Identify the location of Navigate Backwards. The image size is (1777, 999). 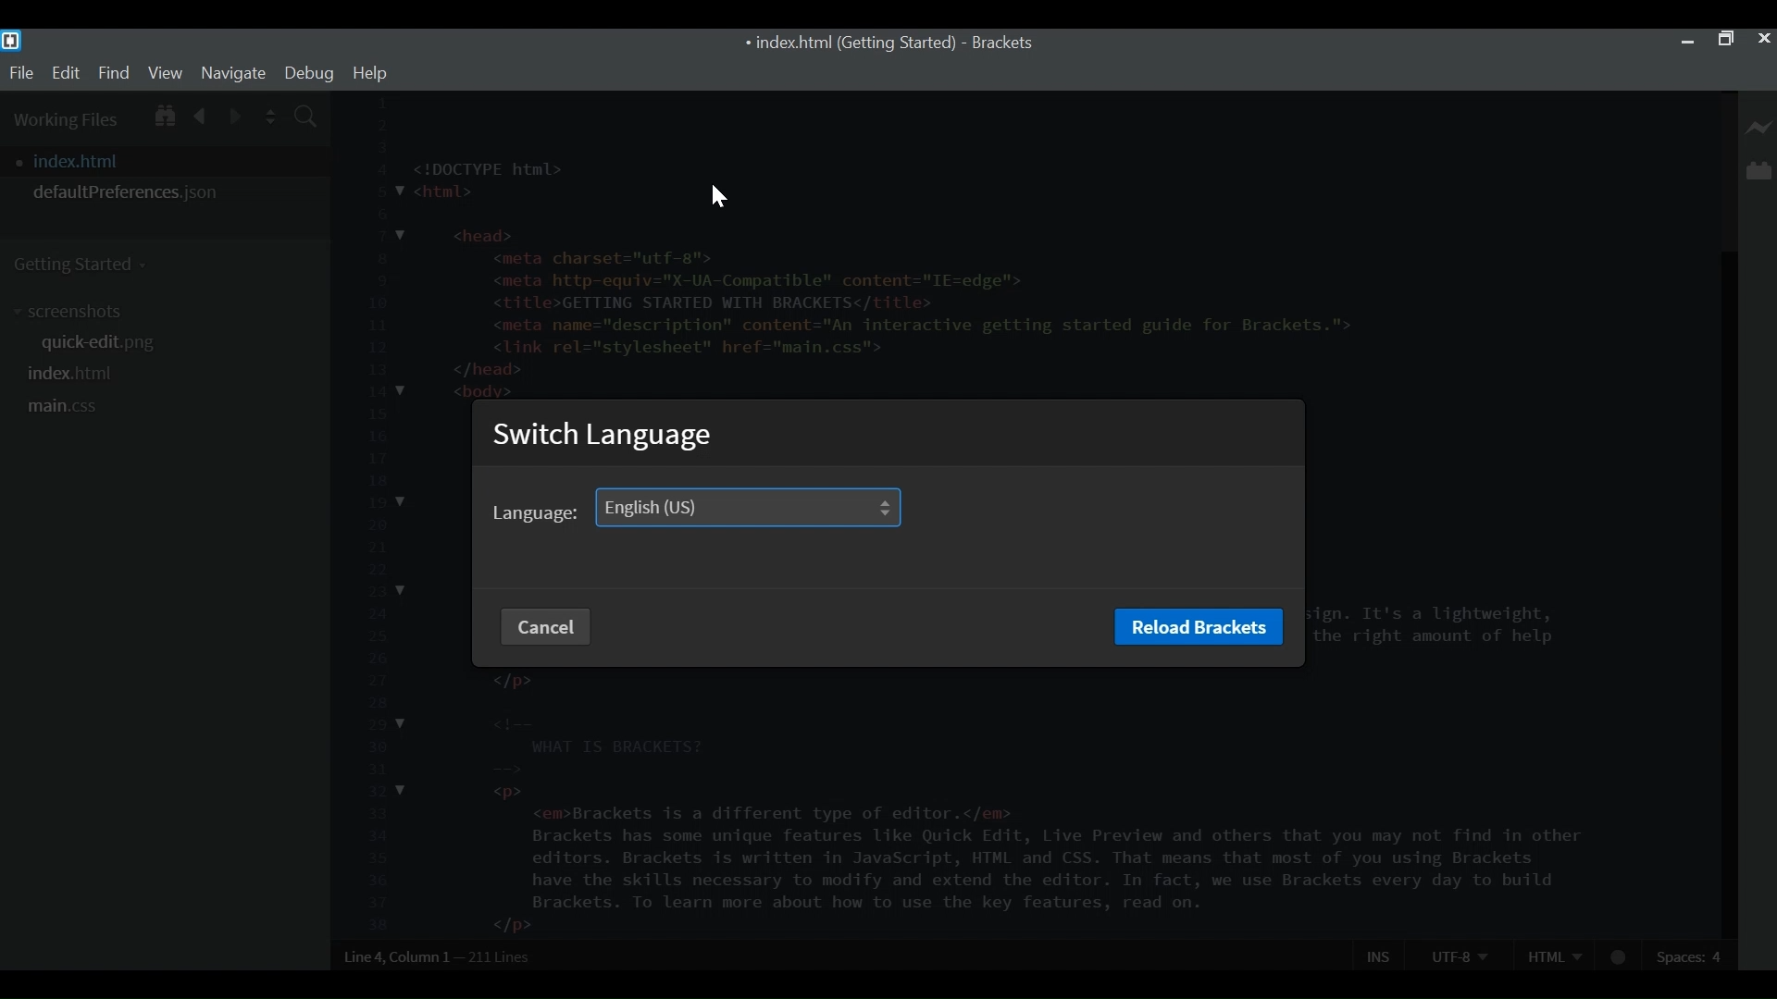
(201, 113).